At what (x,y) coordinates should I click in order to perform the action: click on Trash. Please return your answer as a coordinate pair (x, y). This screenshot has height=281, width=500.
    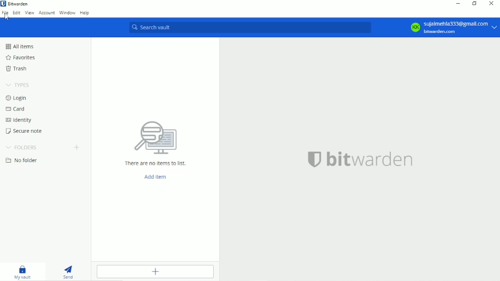
    Looking at the image, I should click on (17, 68).